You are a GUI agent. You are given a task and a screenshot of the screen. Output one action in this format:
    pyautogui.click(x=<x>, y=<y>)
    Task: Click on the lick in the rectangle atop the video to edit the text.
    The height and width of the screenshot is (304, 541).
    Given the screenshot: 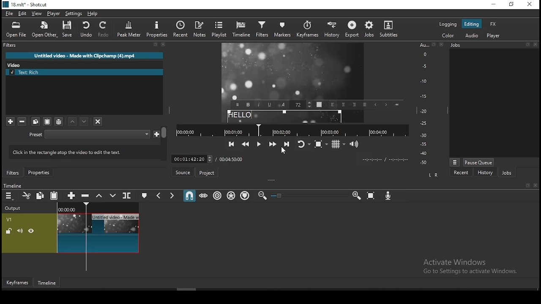 What is the action you would take?
    pyautogui.click(x=81, y=151)
    